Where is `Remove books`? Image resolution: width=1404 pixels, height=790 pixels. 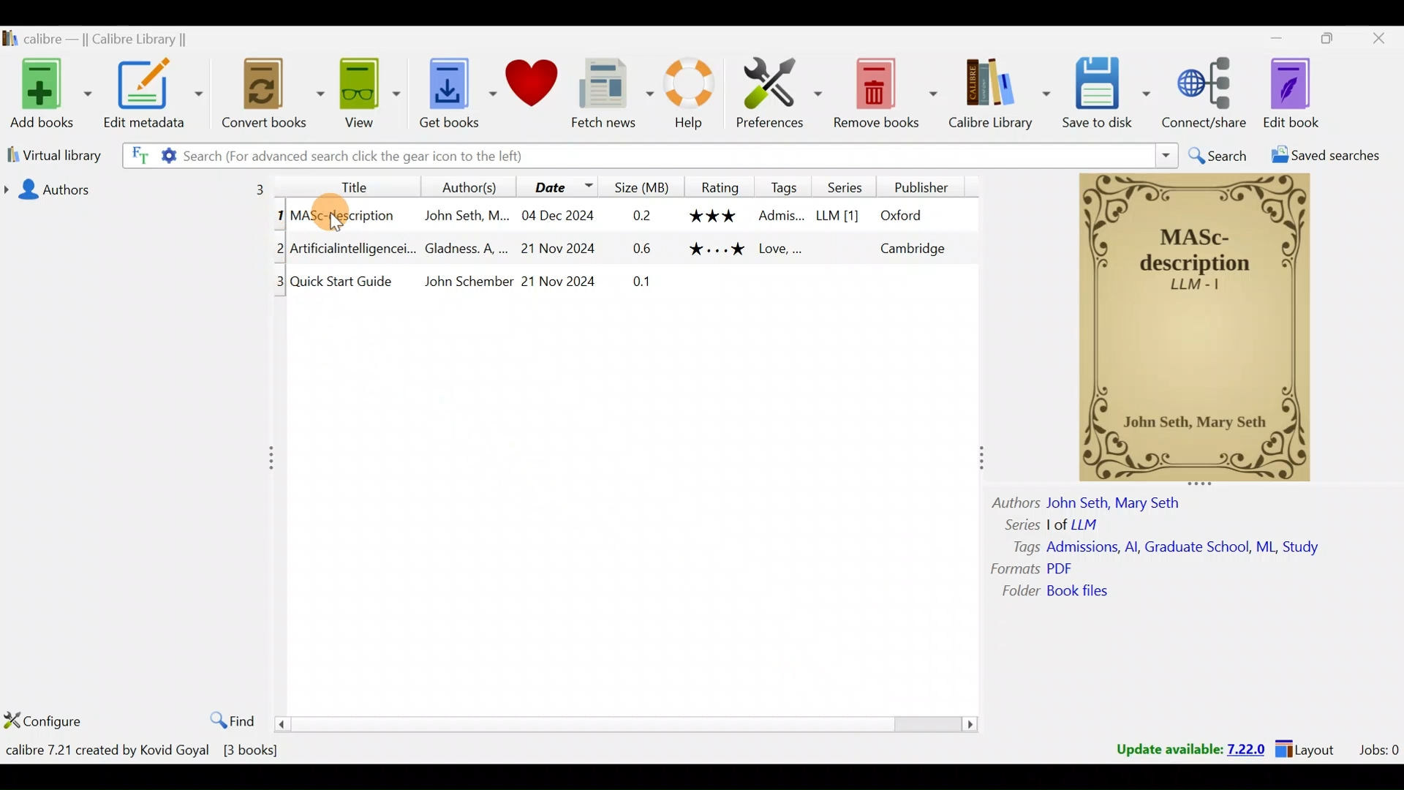
Remove books is located at coordinates (887, 93).